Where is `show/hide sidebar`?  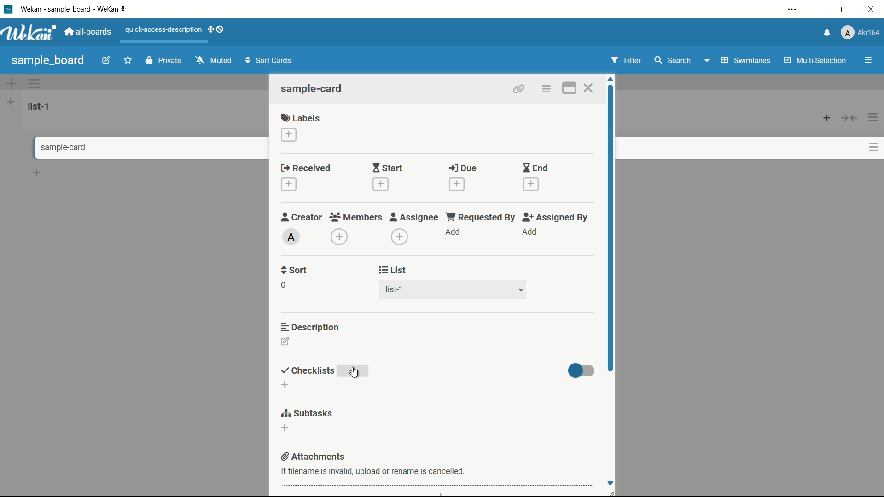 show/hide sidebar is located at coordinates (869, 60).